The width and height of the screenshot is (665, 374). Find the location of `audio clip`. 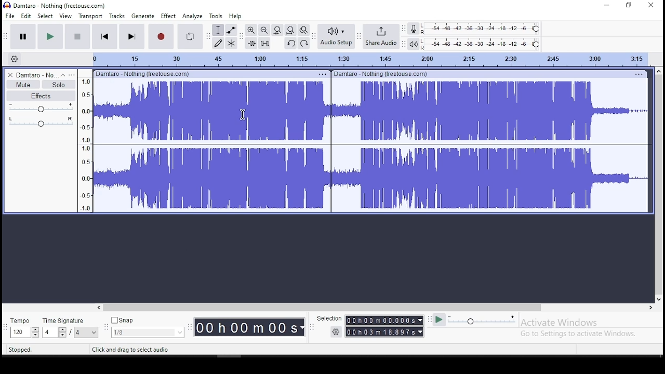

audio clip is located at coordinates (490, 146).